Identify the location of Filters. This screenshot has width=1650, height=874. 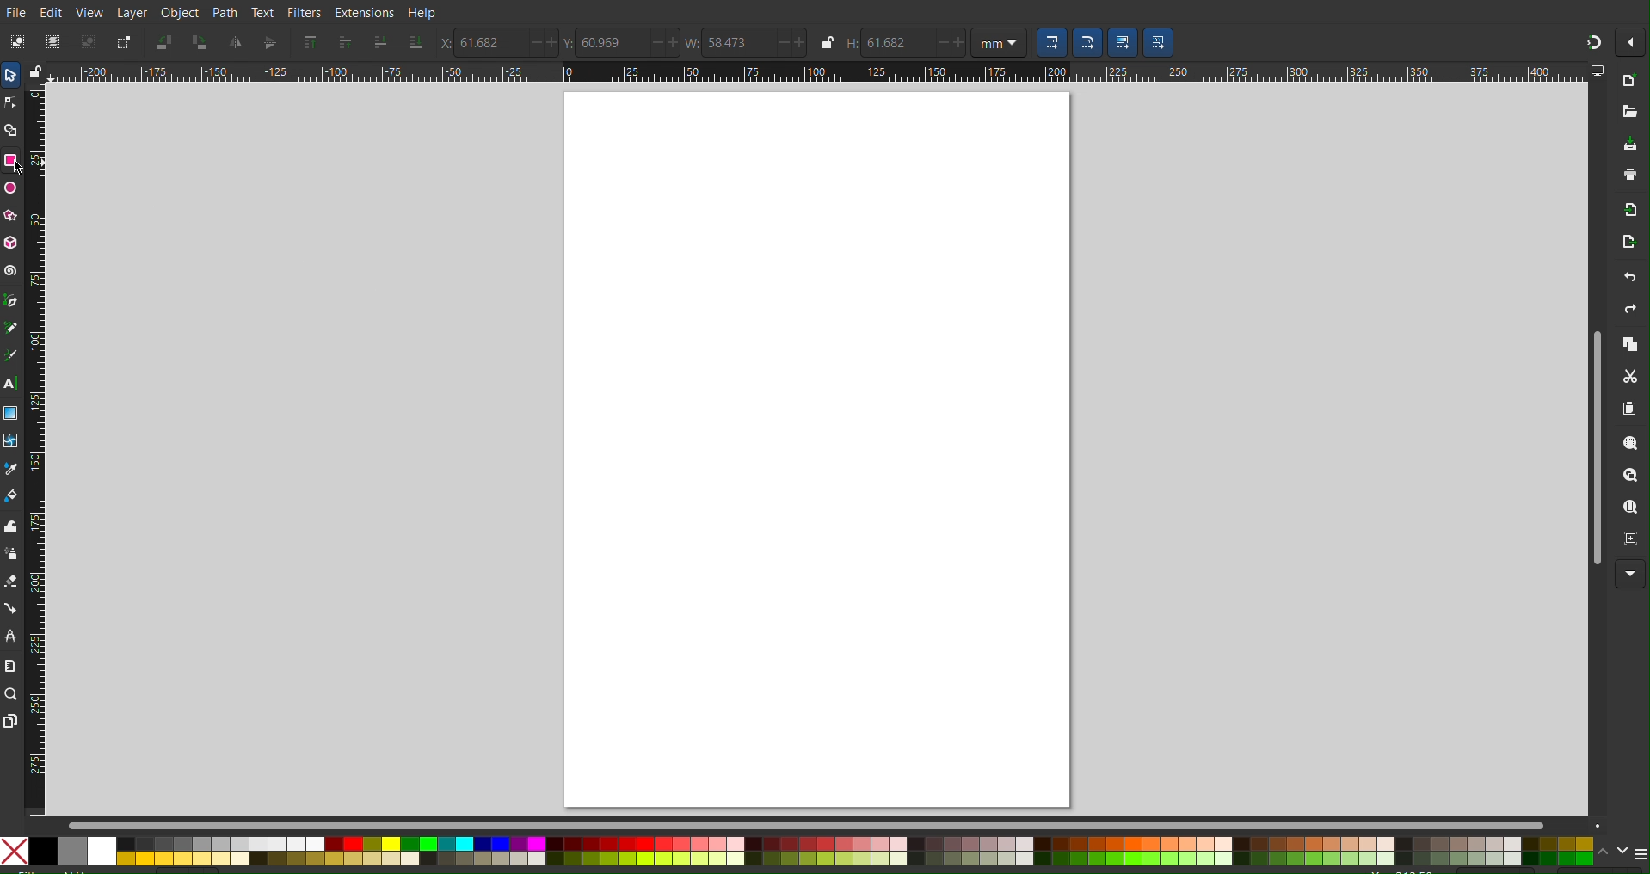
(304, 14).